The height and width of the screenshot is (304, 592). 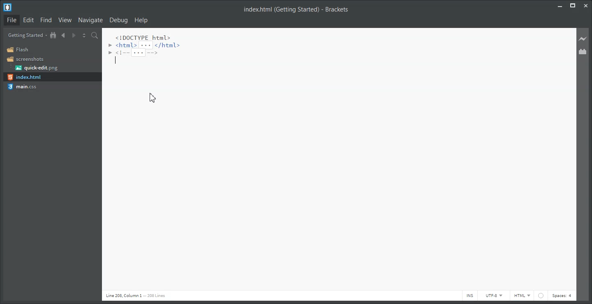 What do you see at coordinates (523, 295) in the screenshot?
I see `HTML` at bounding box center [523, 295].